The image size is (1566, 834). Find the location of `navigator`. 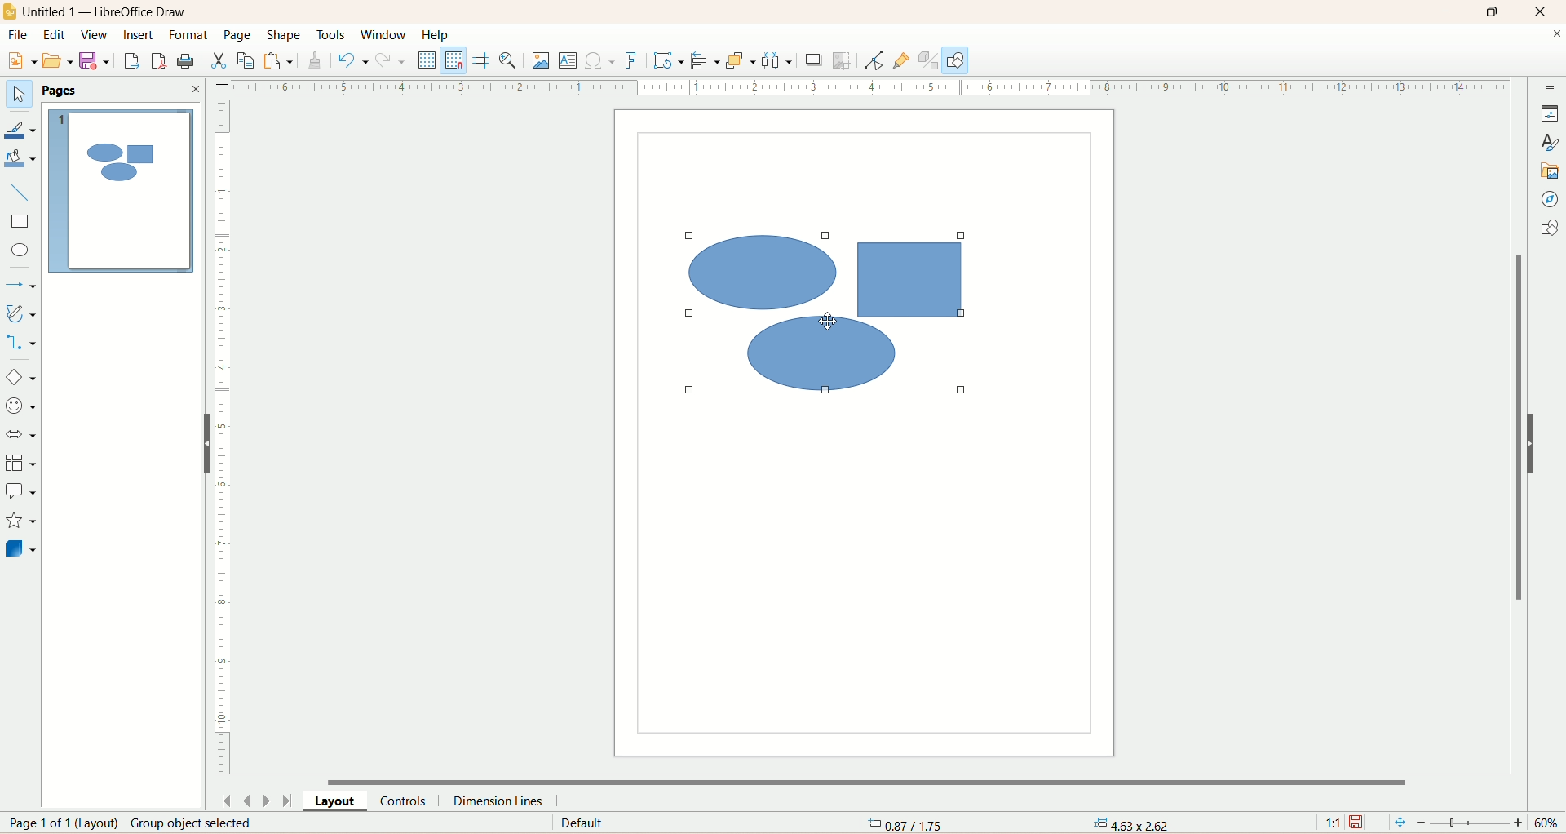

navigator is located at coordinates (1551, 200).